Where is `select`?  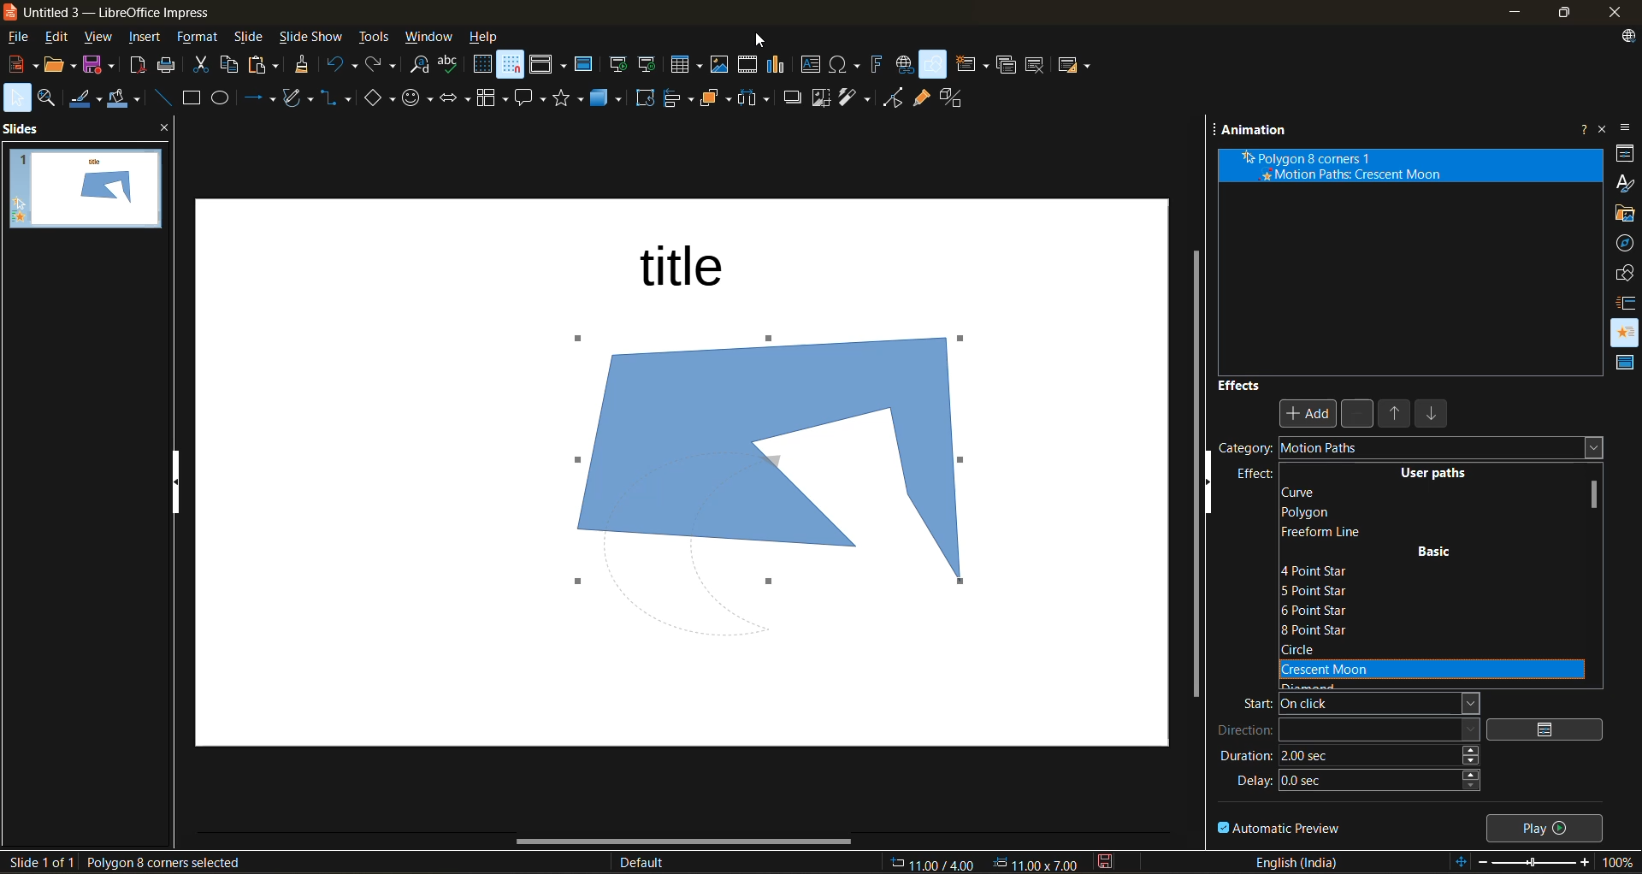
select is located at coordinates (19, 97).